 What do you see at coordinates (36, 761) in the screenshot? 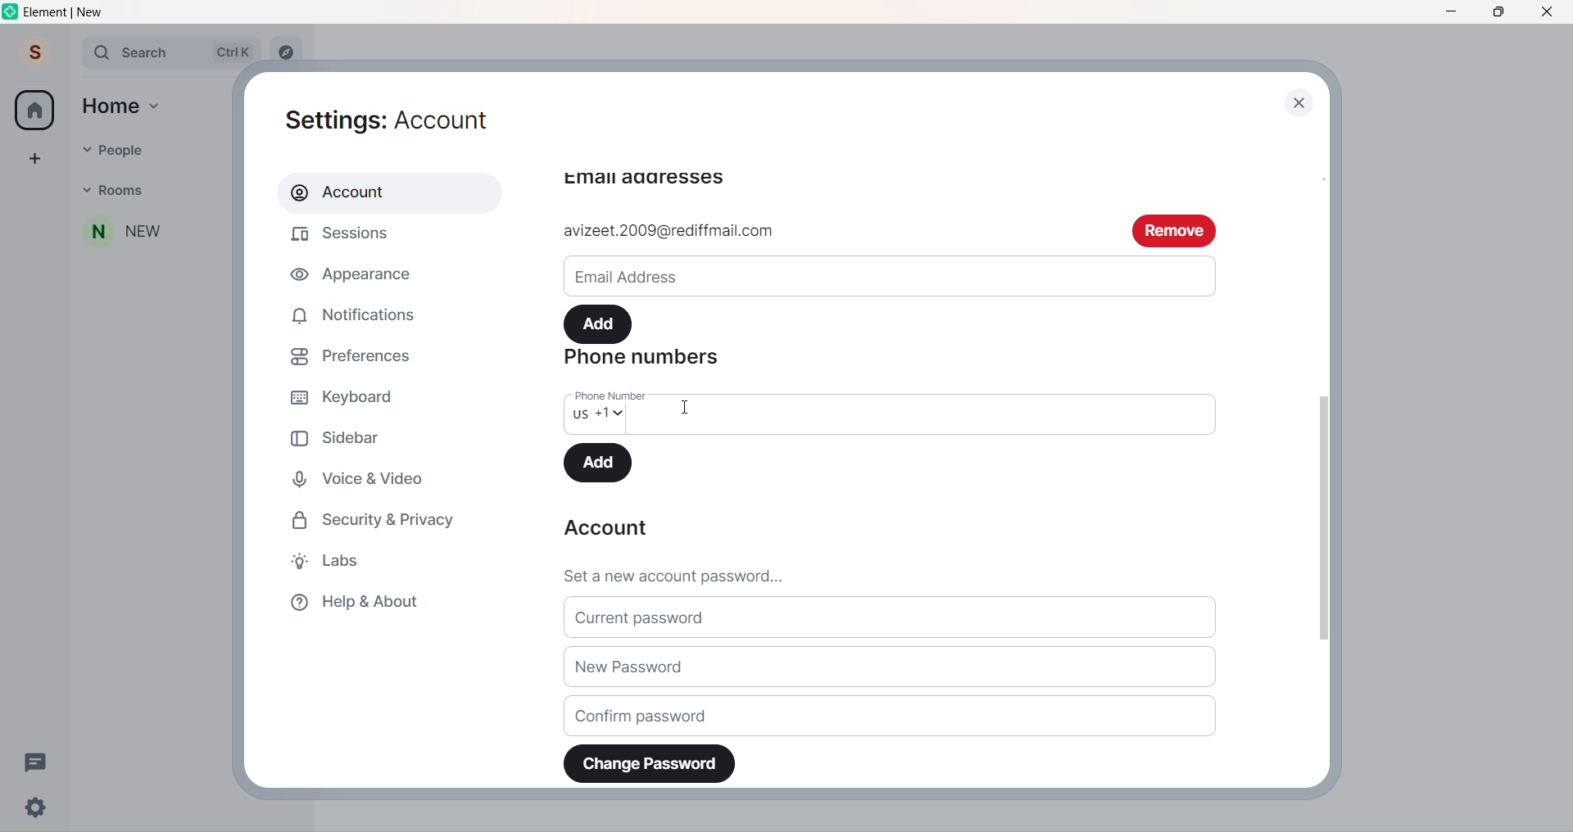
I see `Threads` at bounding box center [36, 761].